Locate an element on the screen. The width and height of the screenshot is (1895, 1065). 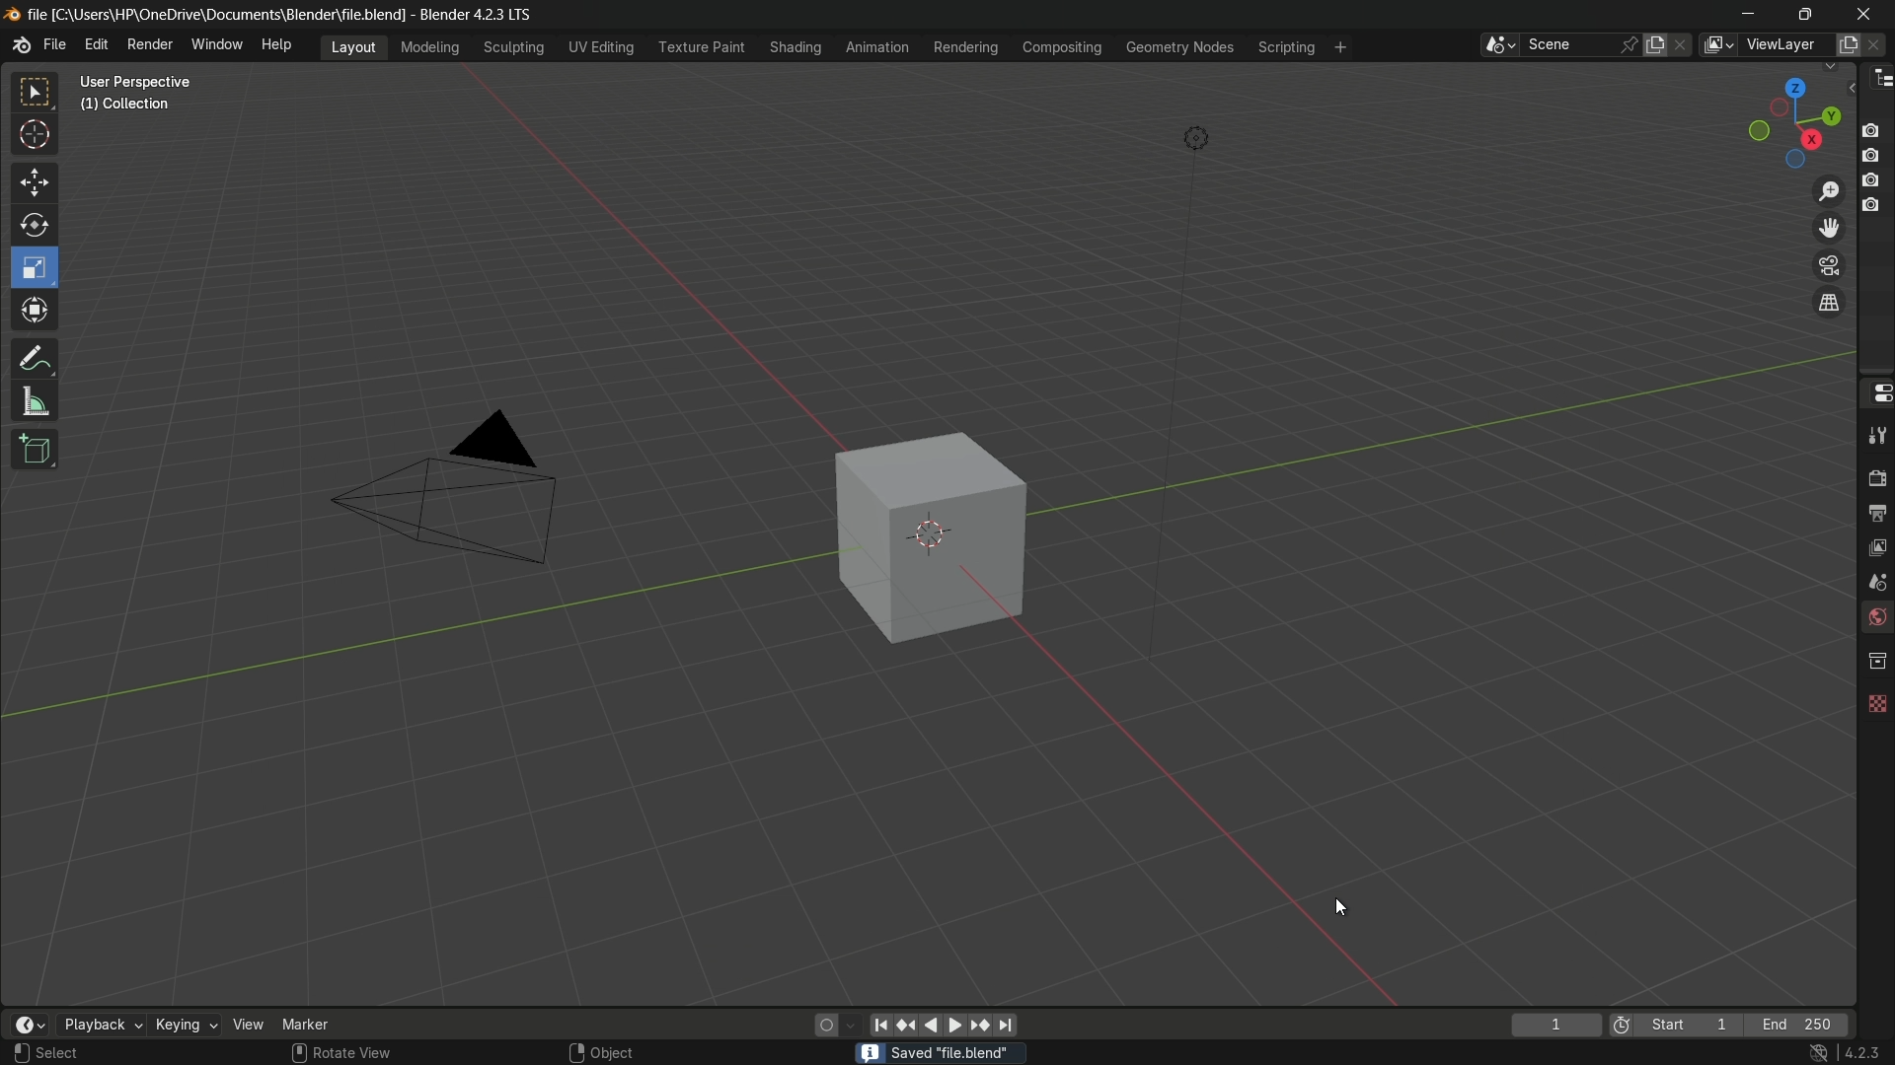
modeling menu is located at coordinates (431, 45).